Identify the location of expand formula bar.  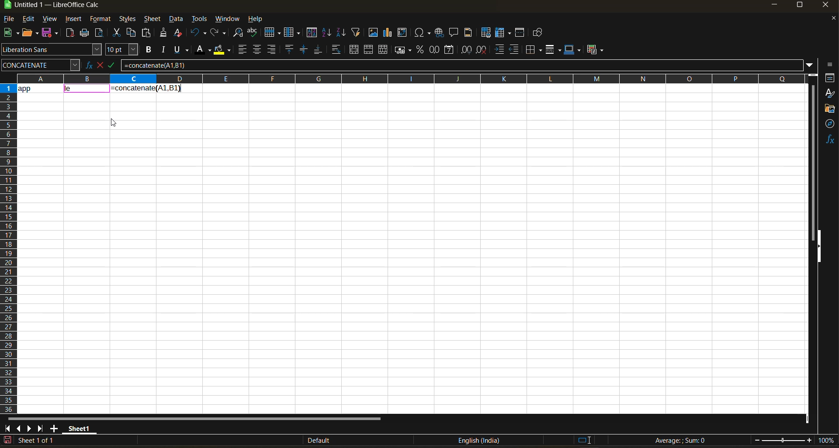
(810, 64).